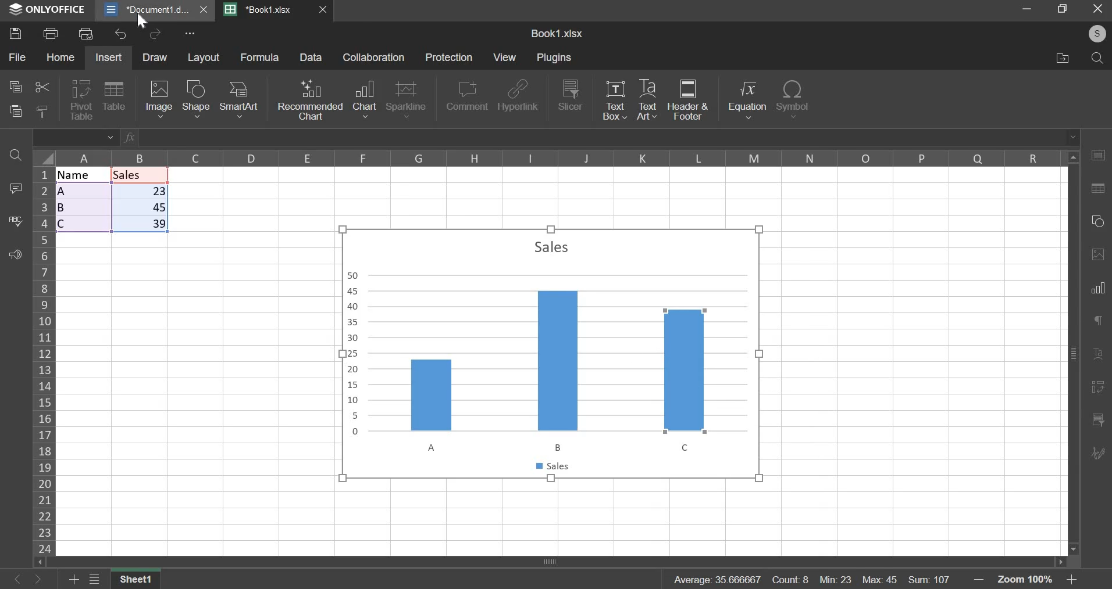  I want to click on slicer, so click(569, 95).